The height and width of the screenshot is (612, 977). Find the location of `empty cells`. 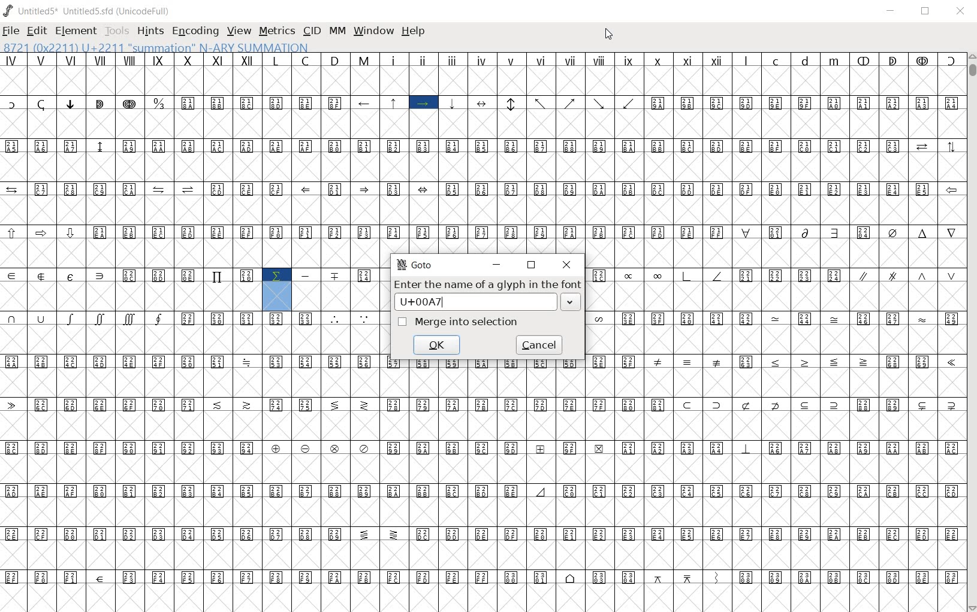

empty cells is located at coordinates (485, 126).